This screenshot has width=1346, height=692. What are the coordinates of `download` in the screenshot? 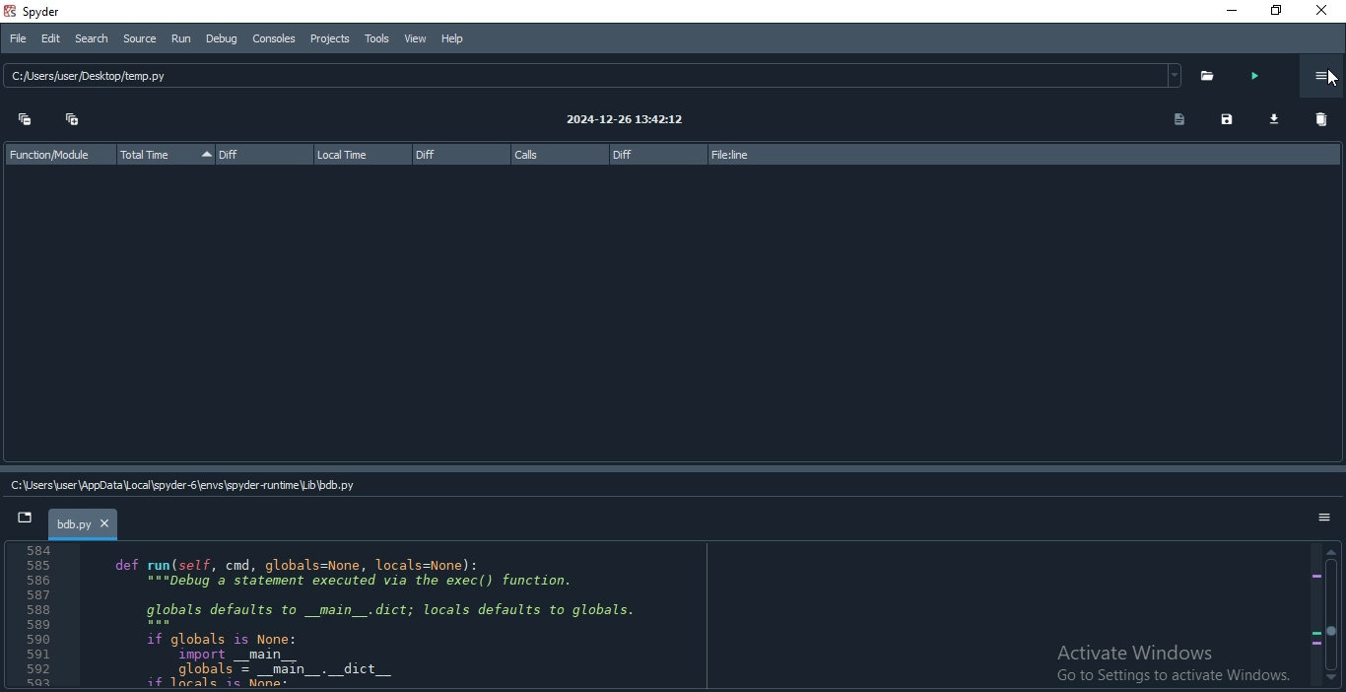 It's located at (1270, 117).